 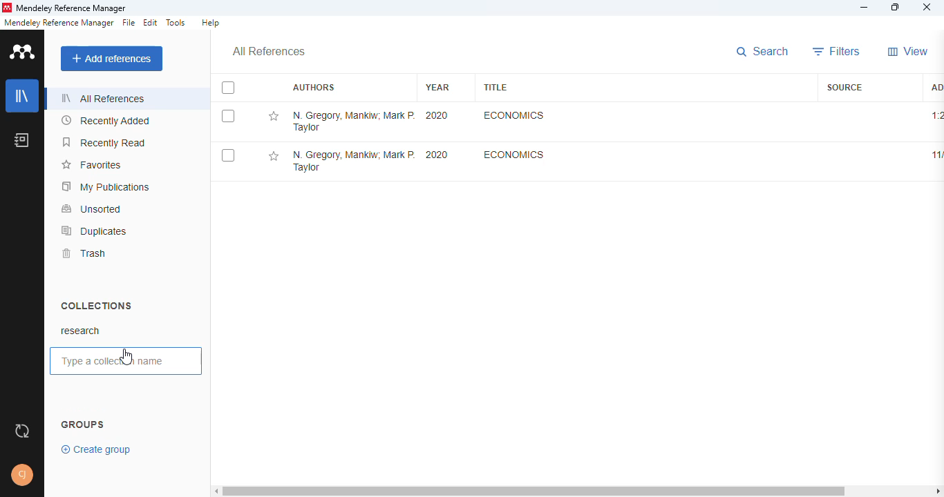 What do you see at coordinates (125, 358) in the screenshot?
I see `cursor` at bounding box center [125, 358].